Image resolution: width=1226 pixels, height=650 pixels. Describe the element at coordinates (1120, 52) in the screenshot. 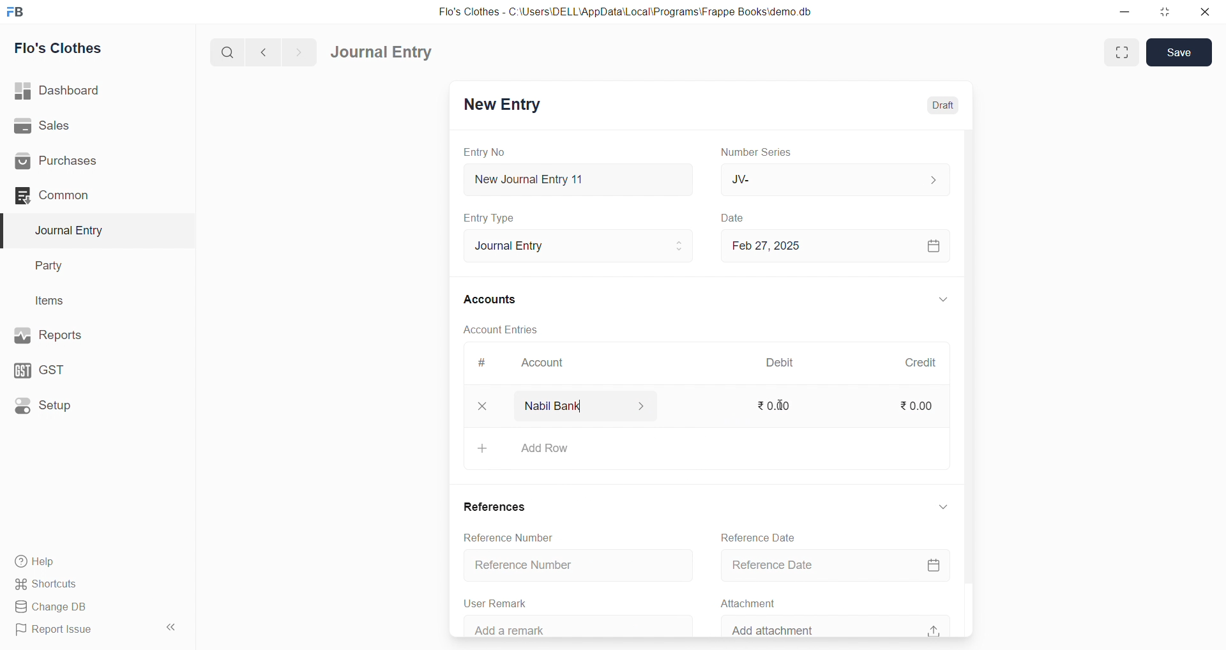

I see `Fit window` at that location.